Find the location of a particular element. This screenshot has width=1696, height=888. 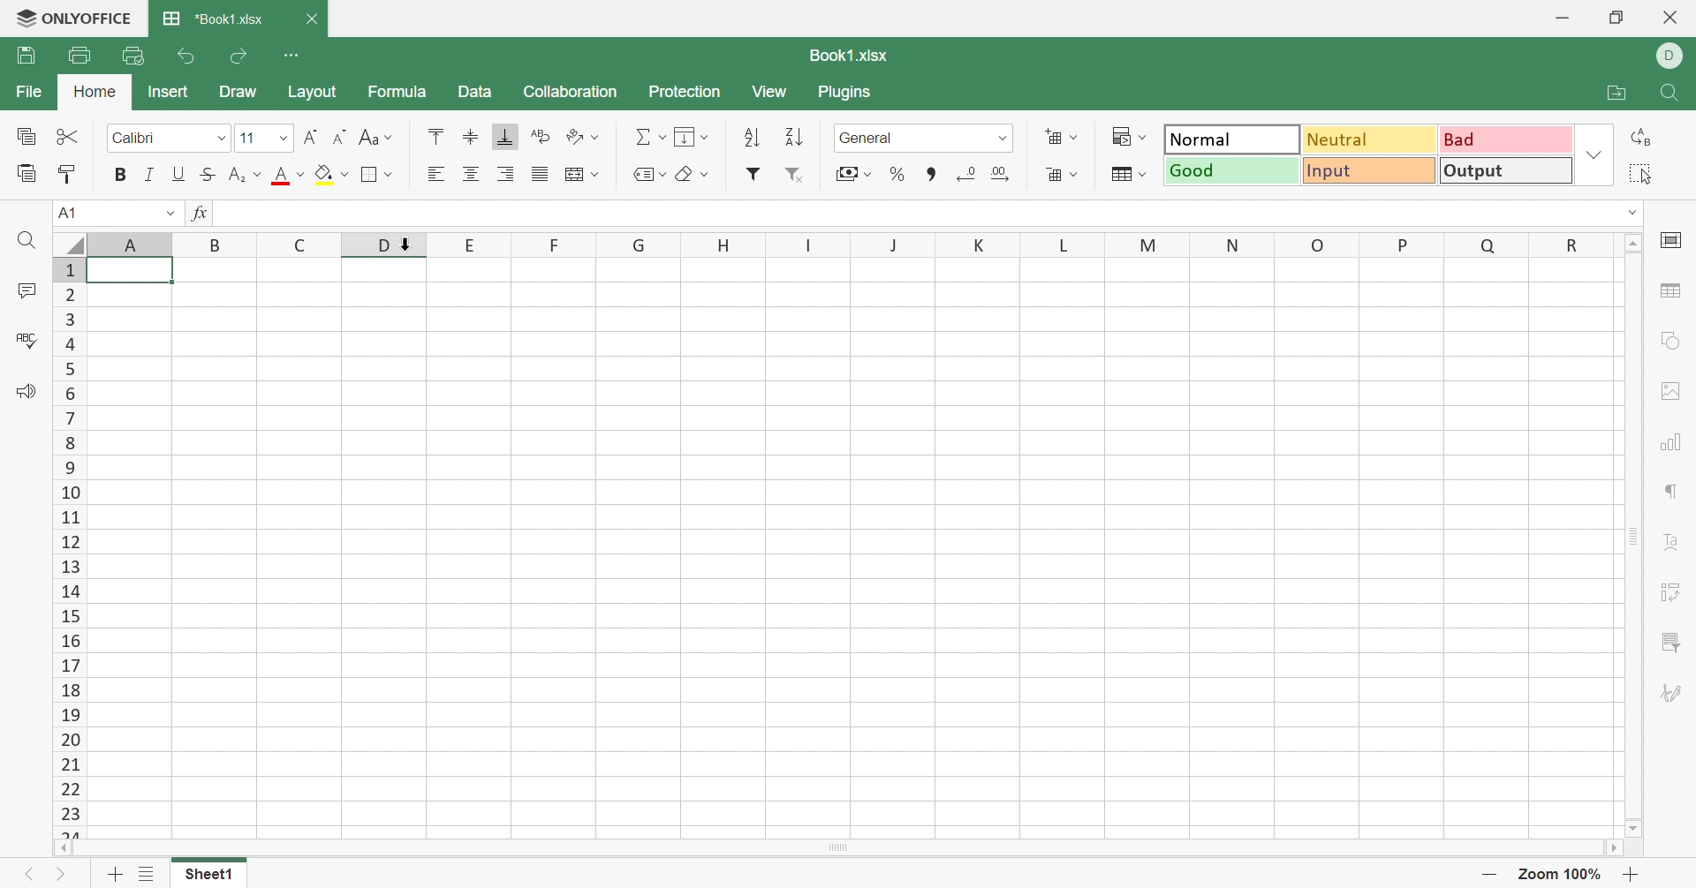

Percentage style is located at coordinates (898, 177).